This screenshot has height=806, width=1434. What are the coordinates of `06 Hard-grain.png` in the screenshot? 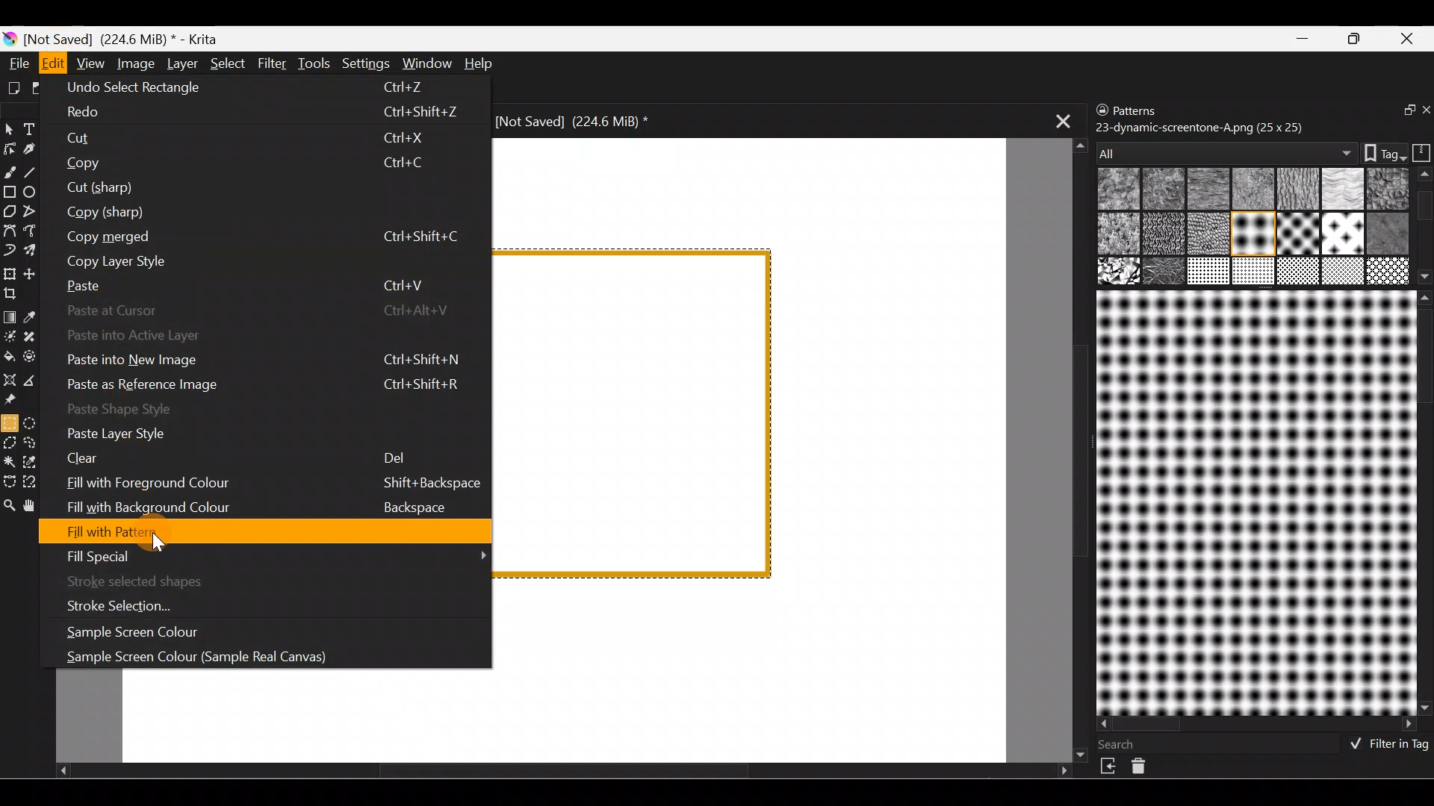 It's located at (1388, 188).